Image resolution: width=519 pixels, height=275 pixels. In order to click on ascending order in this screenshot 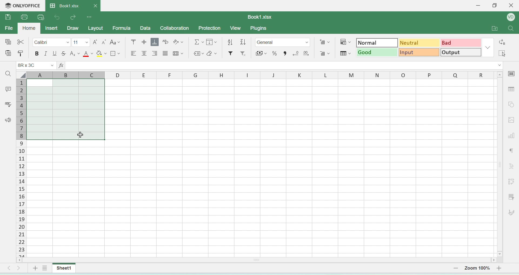, I will do `click(244, 42)`.